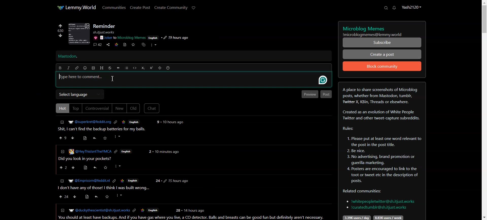  Describe the element at coordinates (195, 210) in the screenshot. I see `` at that location.